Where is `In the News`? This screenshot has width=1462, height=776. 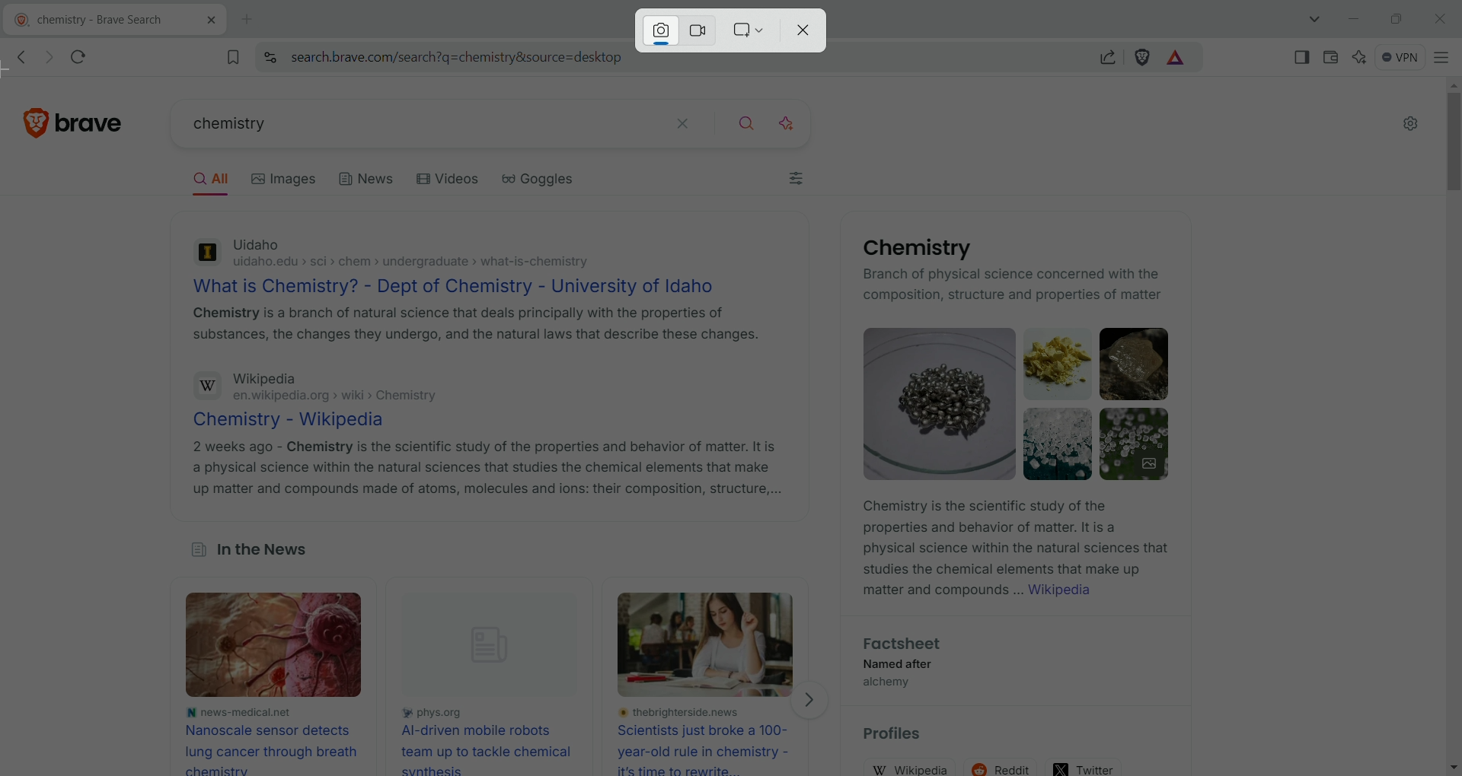
In the News is located at coordinates (247, 552).